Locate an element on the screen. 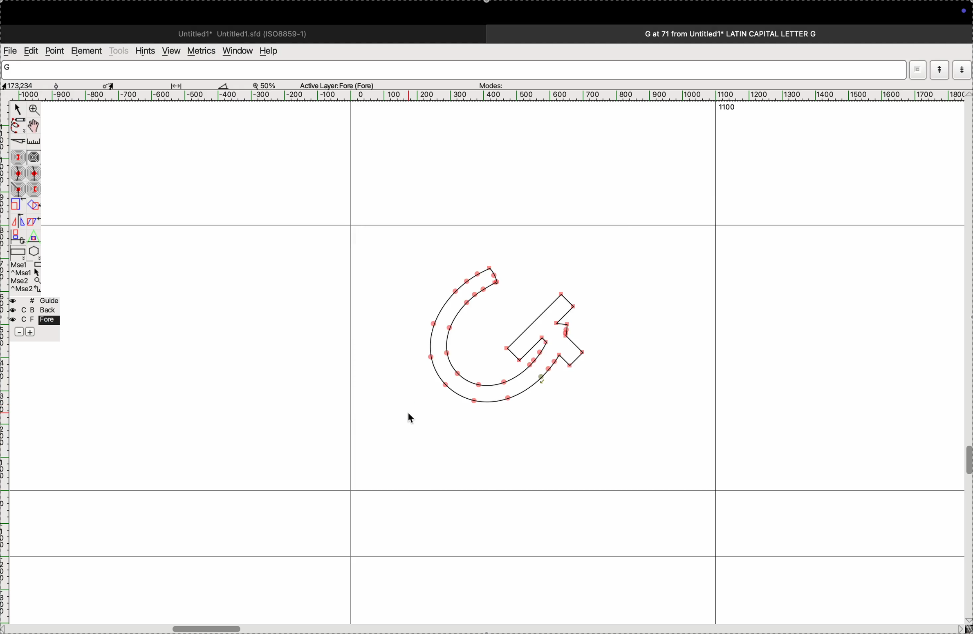  mouse wheel button is located at coordinates (27, 281).